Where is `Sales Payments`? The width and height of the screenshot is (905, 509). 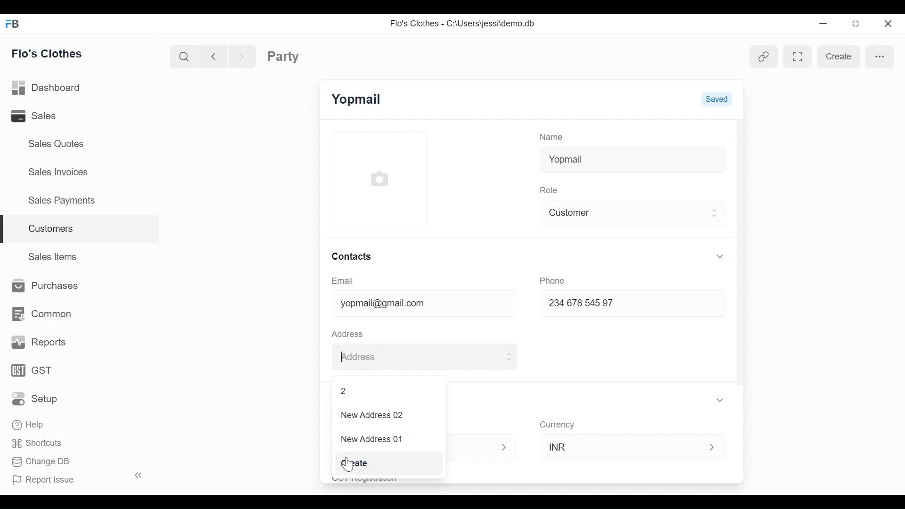 Sales Payments is located at coordinates (61, 200).